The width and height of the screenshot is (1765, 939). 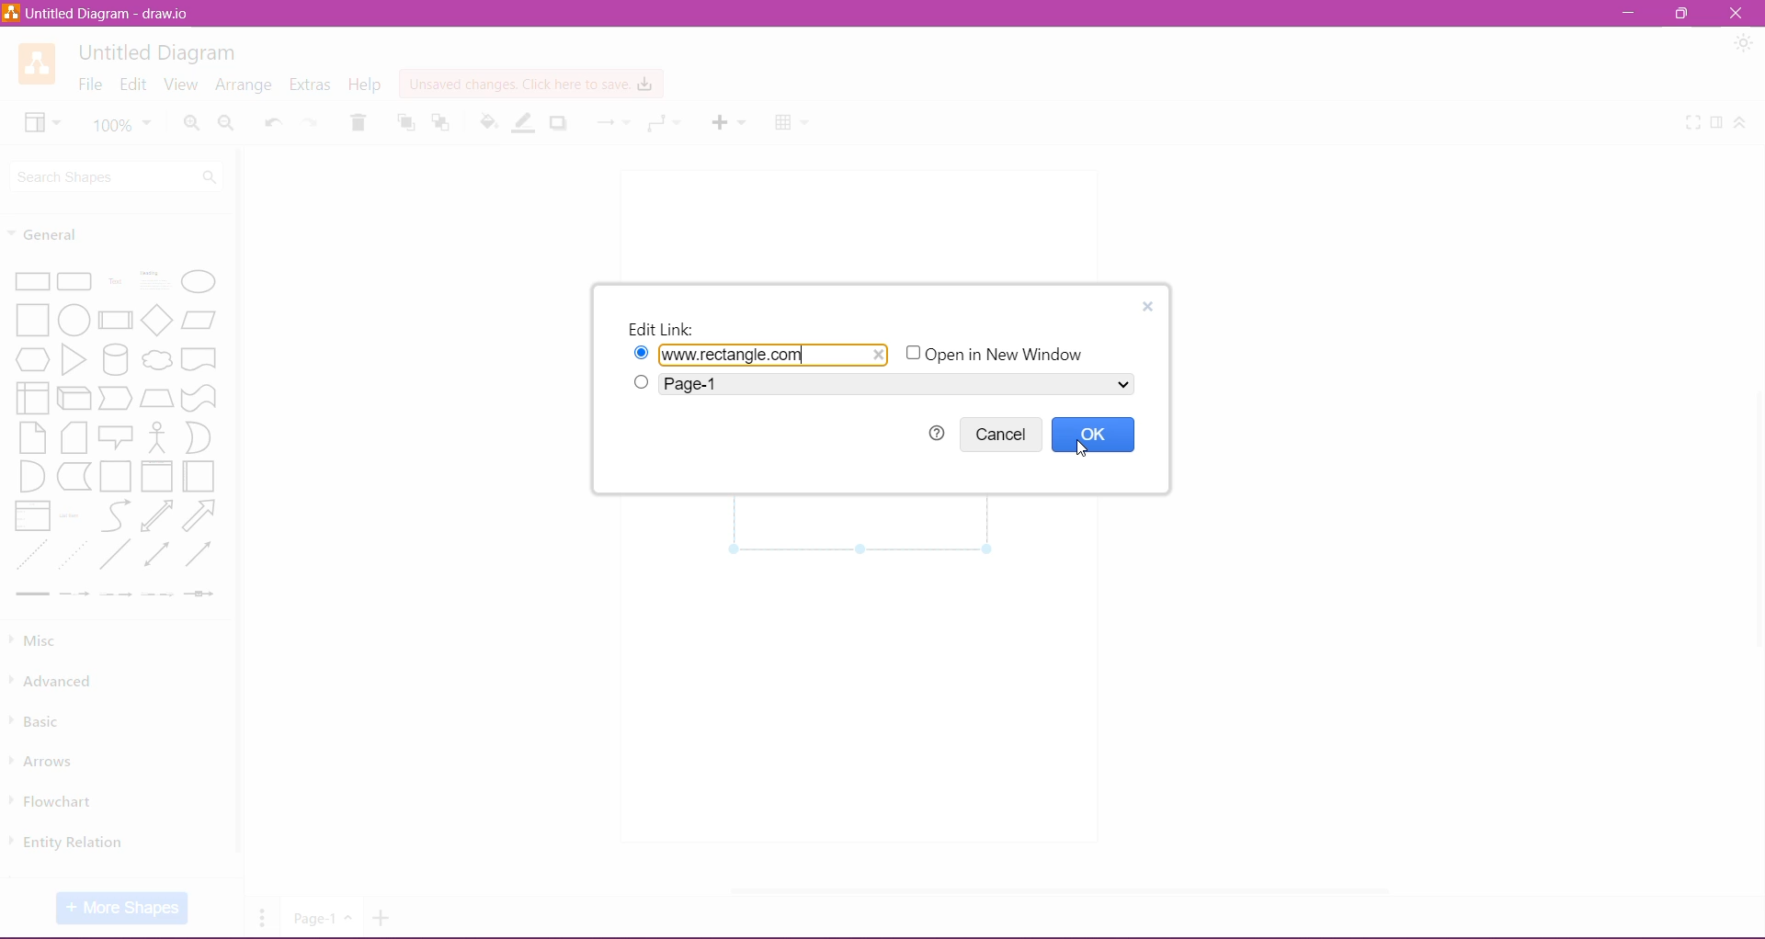 I want to click on Fill Color, so click(x=489, y=123).